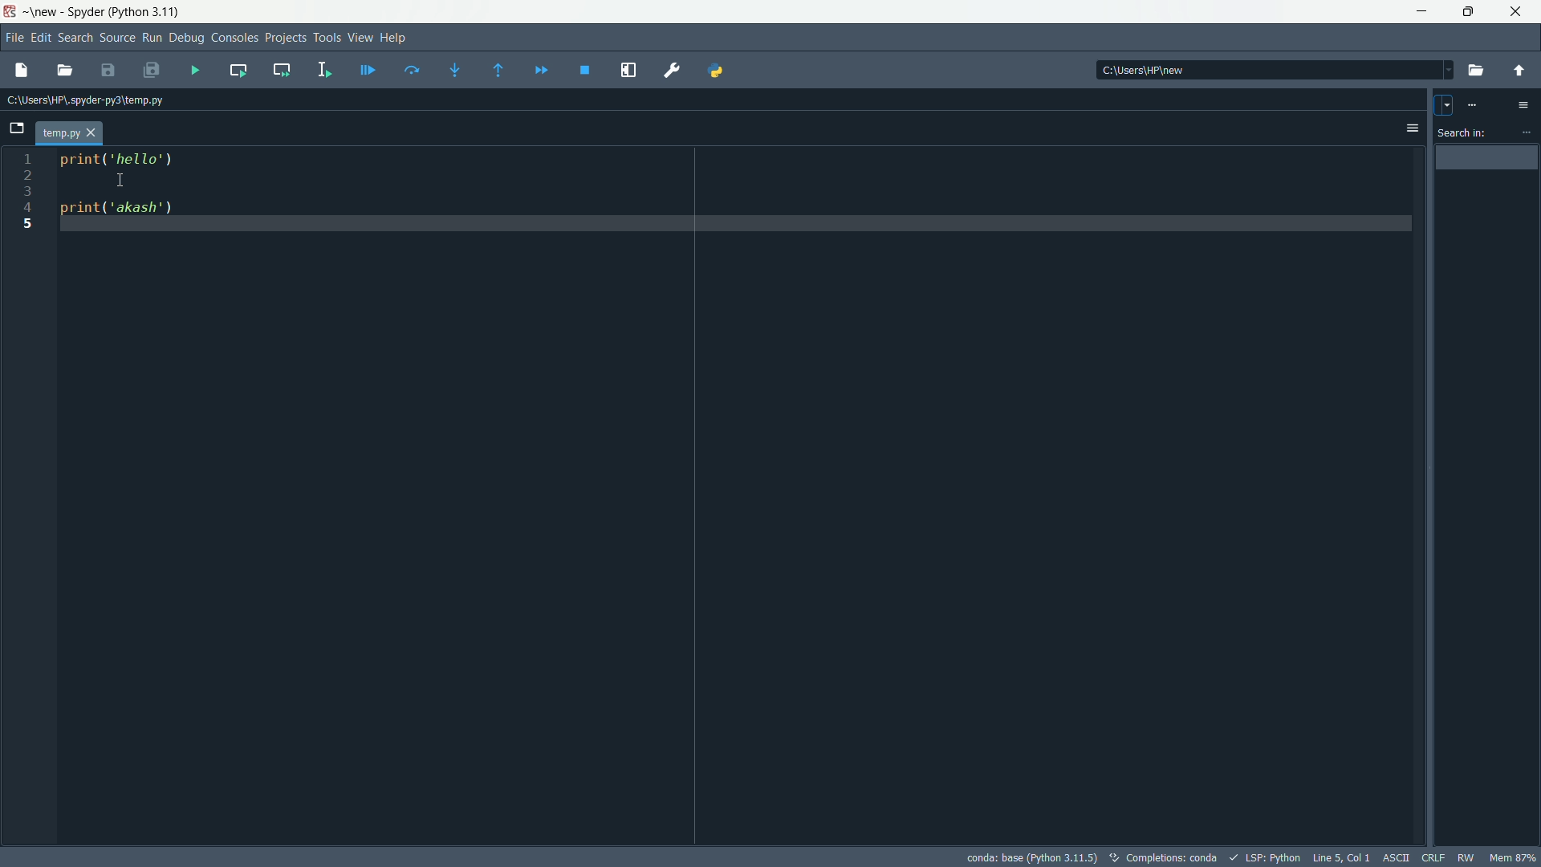  What do you see at coordinates (368, 71) in the screenshot?
I see `debug file` at bounding box center [368, 71].